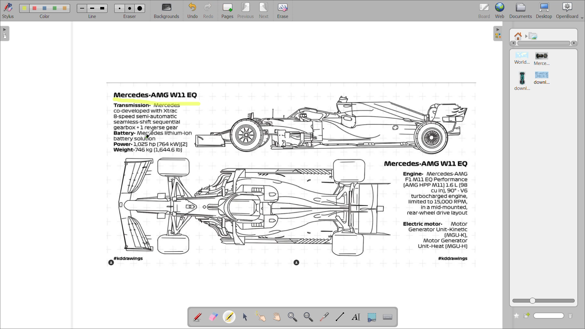  What do you see at coordinates (501, 10) in the screenshot?
I see `web` at bounding box center [501, 10].